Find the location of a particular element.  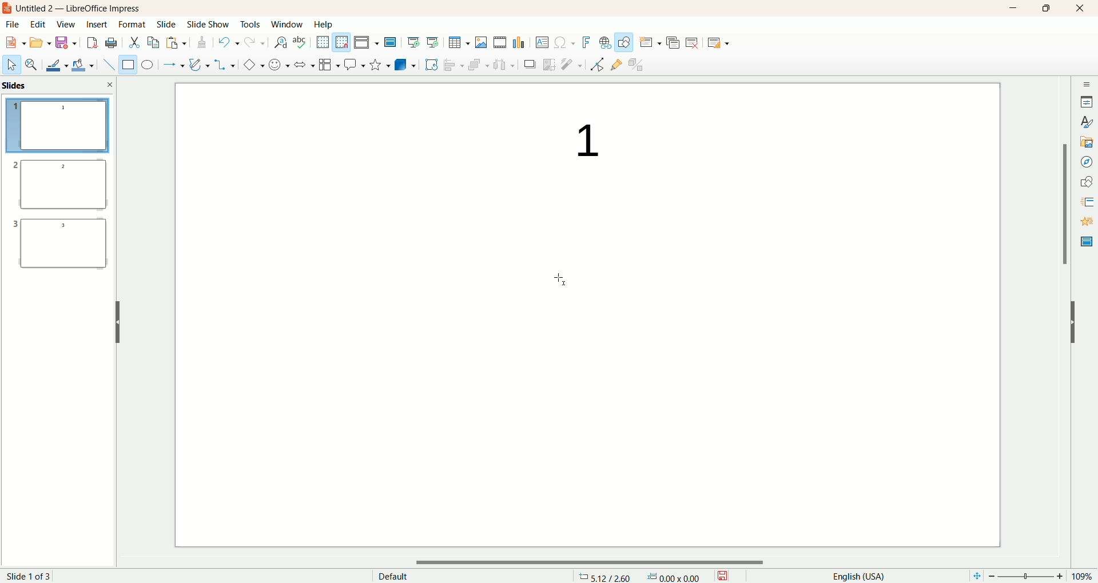

sidebar settings is located at coordinates (1085, 82).